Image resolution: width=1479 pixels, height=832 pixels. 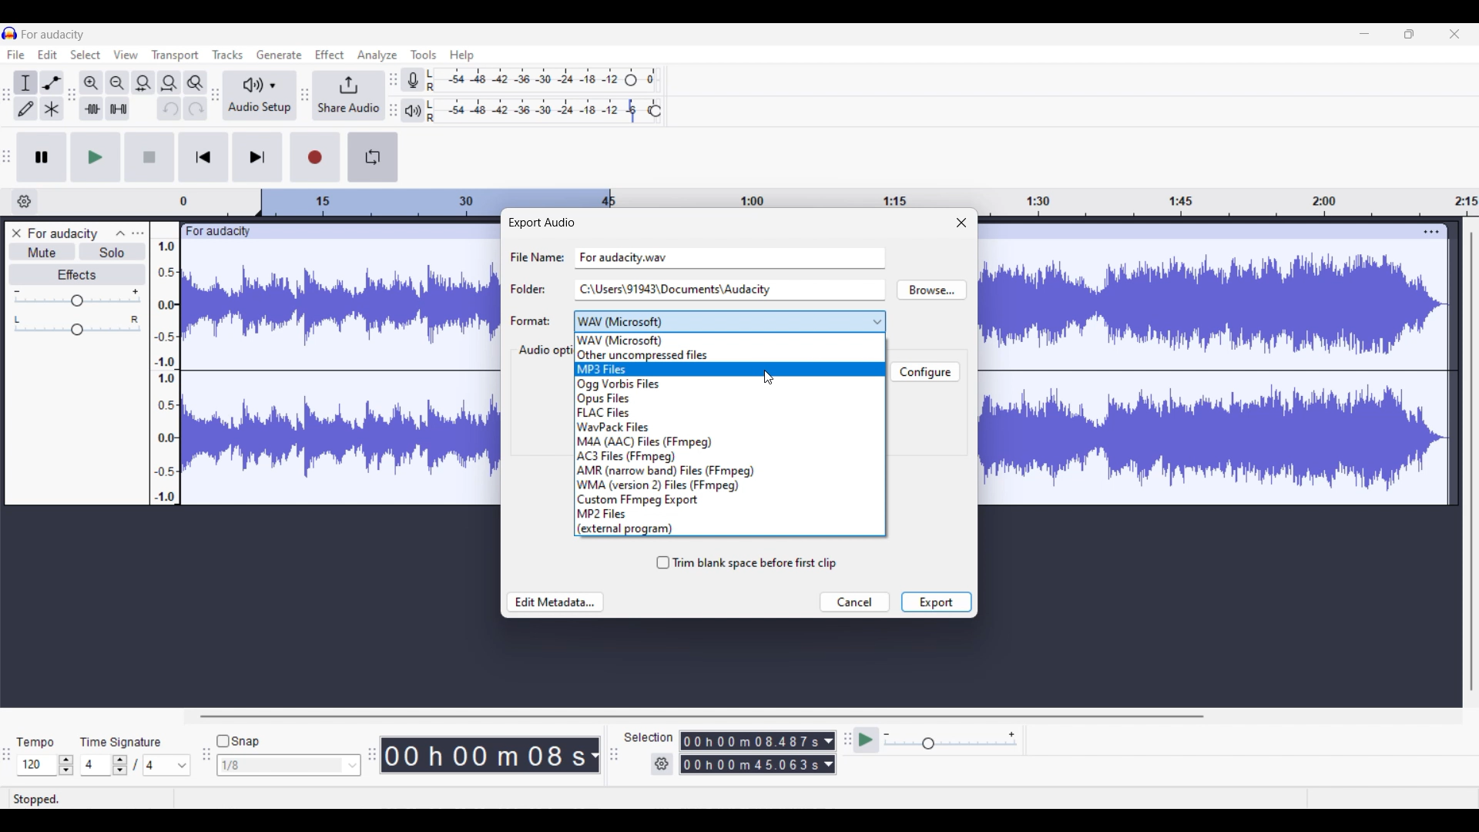 What do you see at coordinates (729, 412) in the screenshot?
I see `FLAC Files` at bounding box center [729, 412].